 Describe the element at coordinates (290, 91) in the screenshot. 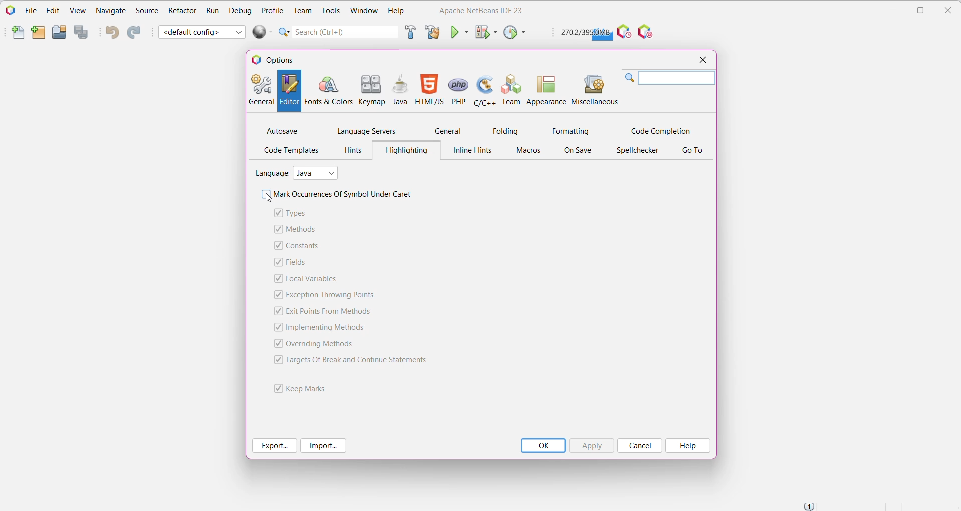

I see `Editor` at that location.